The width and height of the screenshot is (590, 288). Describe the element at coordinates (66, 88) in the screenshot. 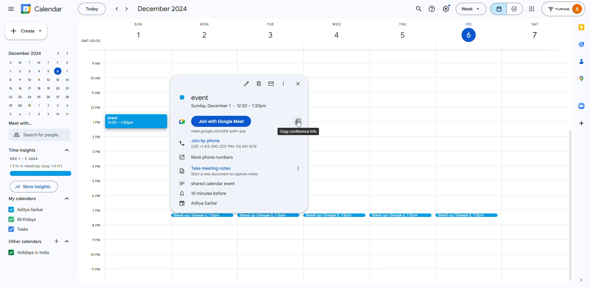

I see `21` at that location.